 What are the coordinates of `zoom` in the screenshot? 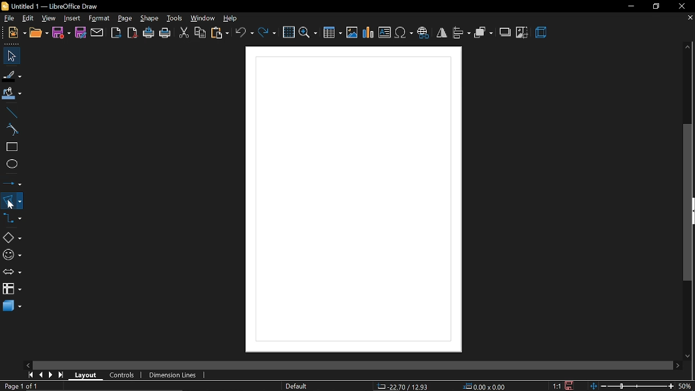 It's located at (309, 31).